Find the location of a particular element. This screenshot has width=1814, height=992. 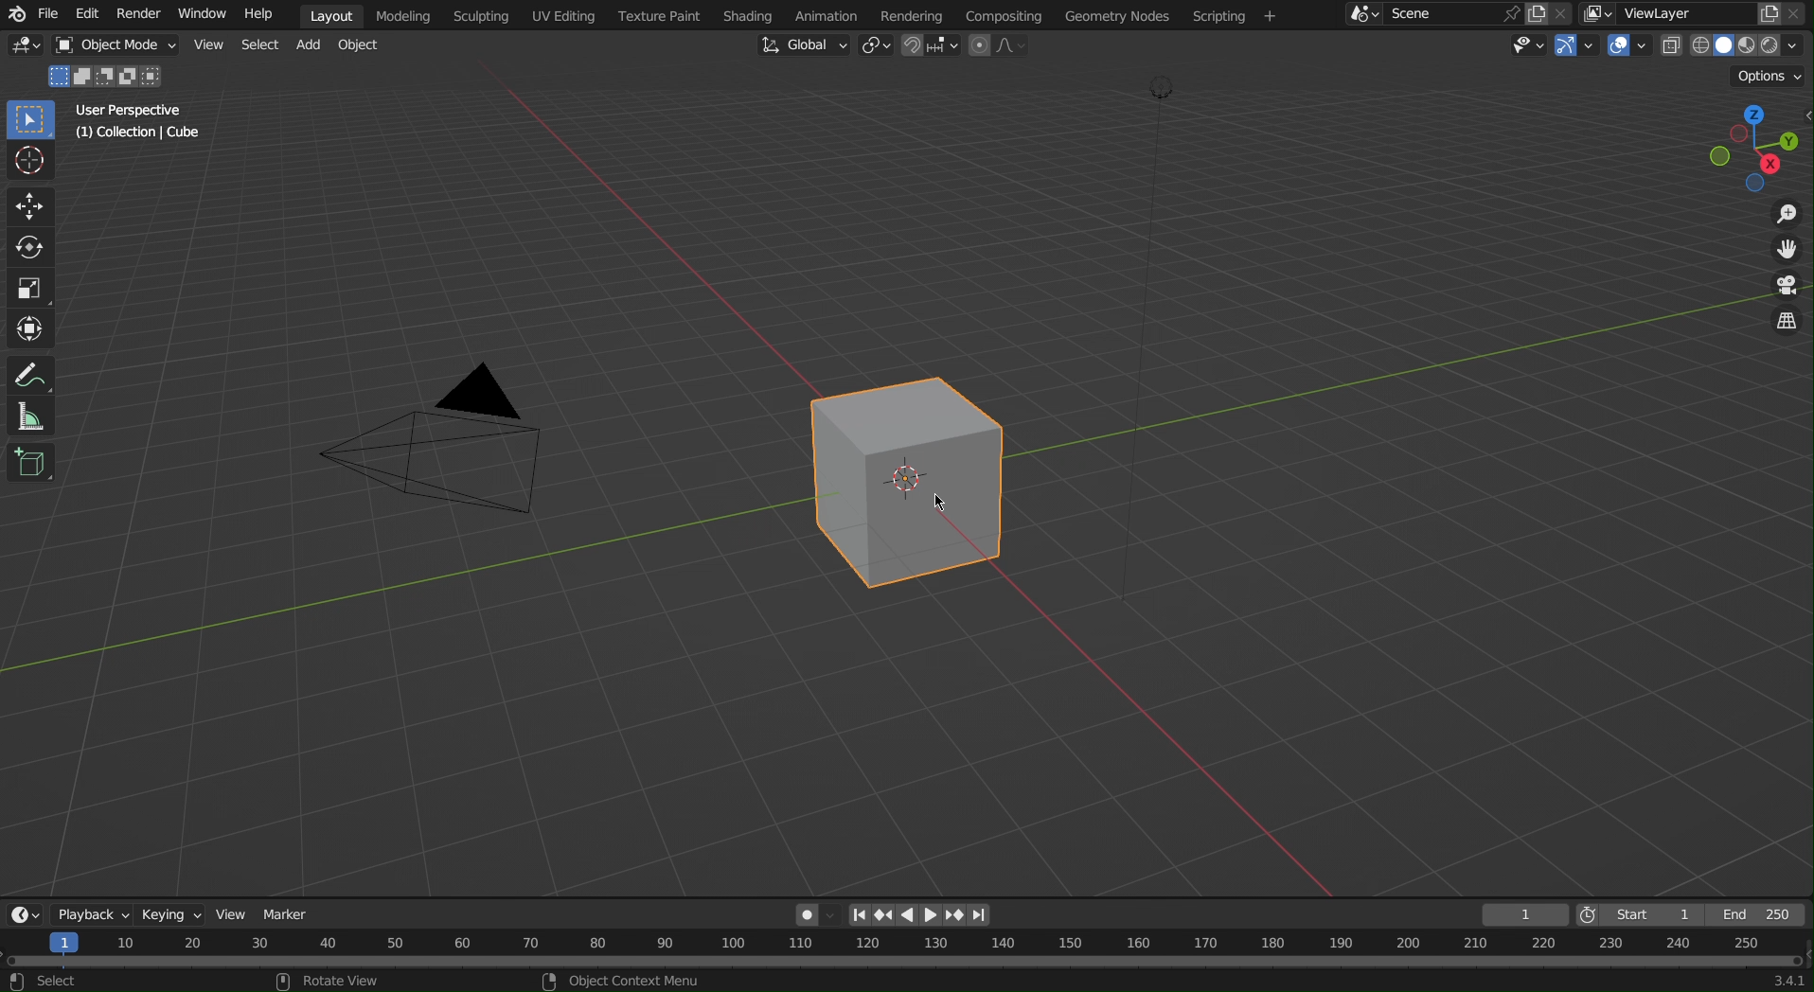

Rotate is located at coordinates (29, 250).